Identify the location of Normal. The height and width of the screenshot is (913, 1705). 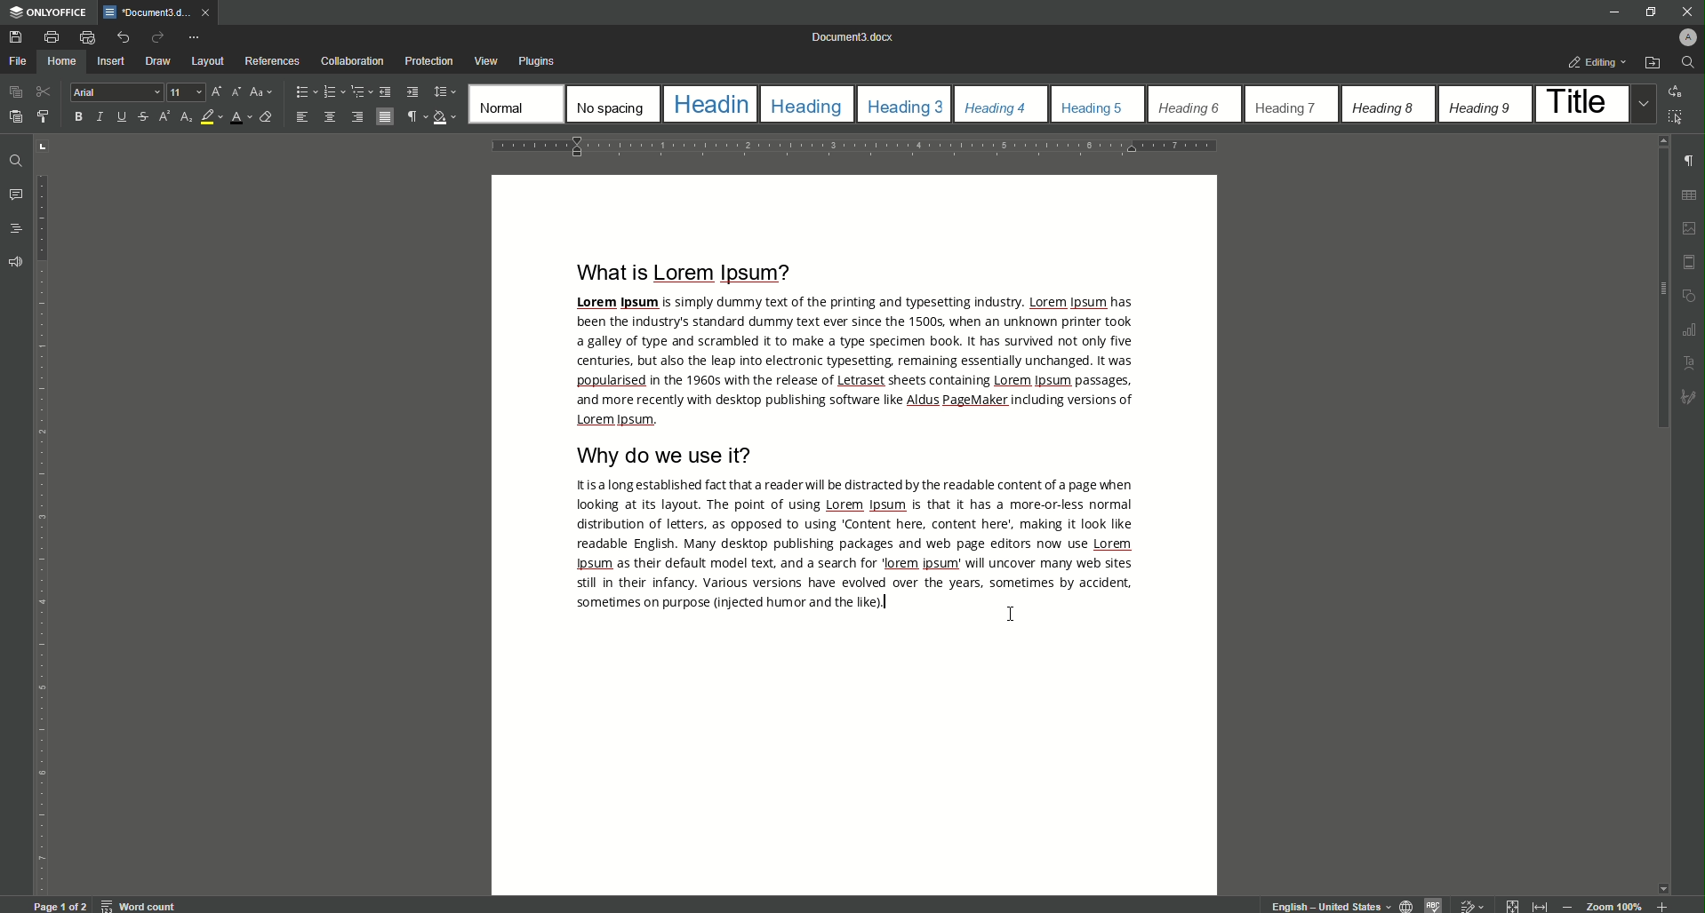
(512, 101).